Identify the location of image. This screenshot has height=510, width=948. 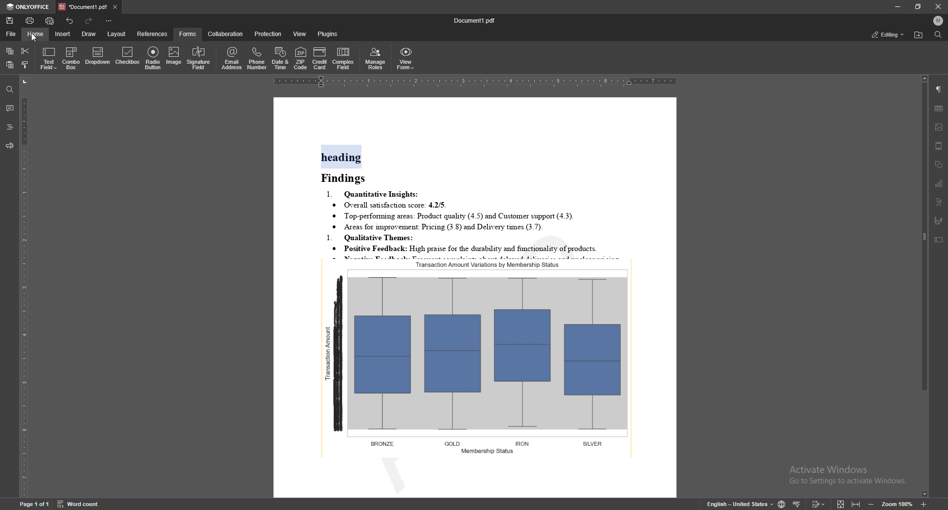
(175, 57).